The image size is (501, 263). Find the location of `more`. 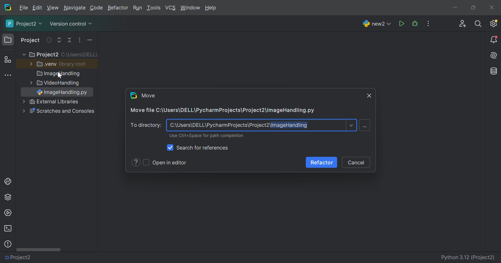

more is located at coordinates (30, 83).